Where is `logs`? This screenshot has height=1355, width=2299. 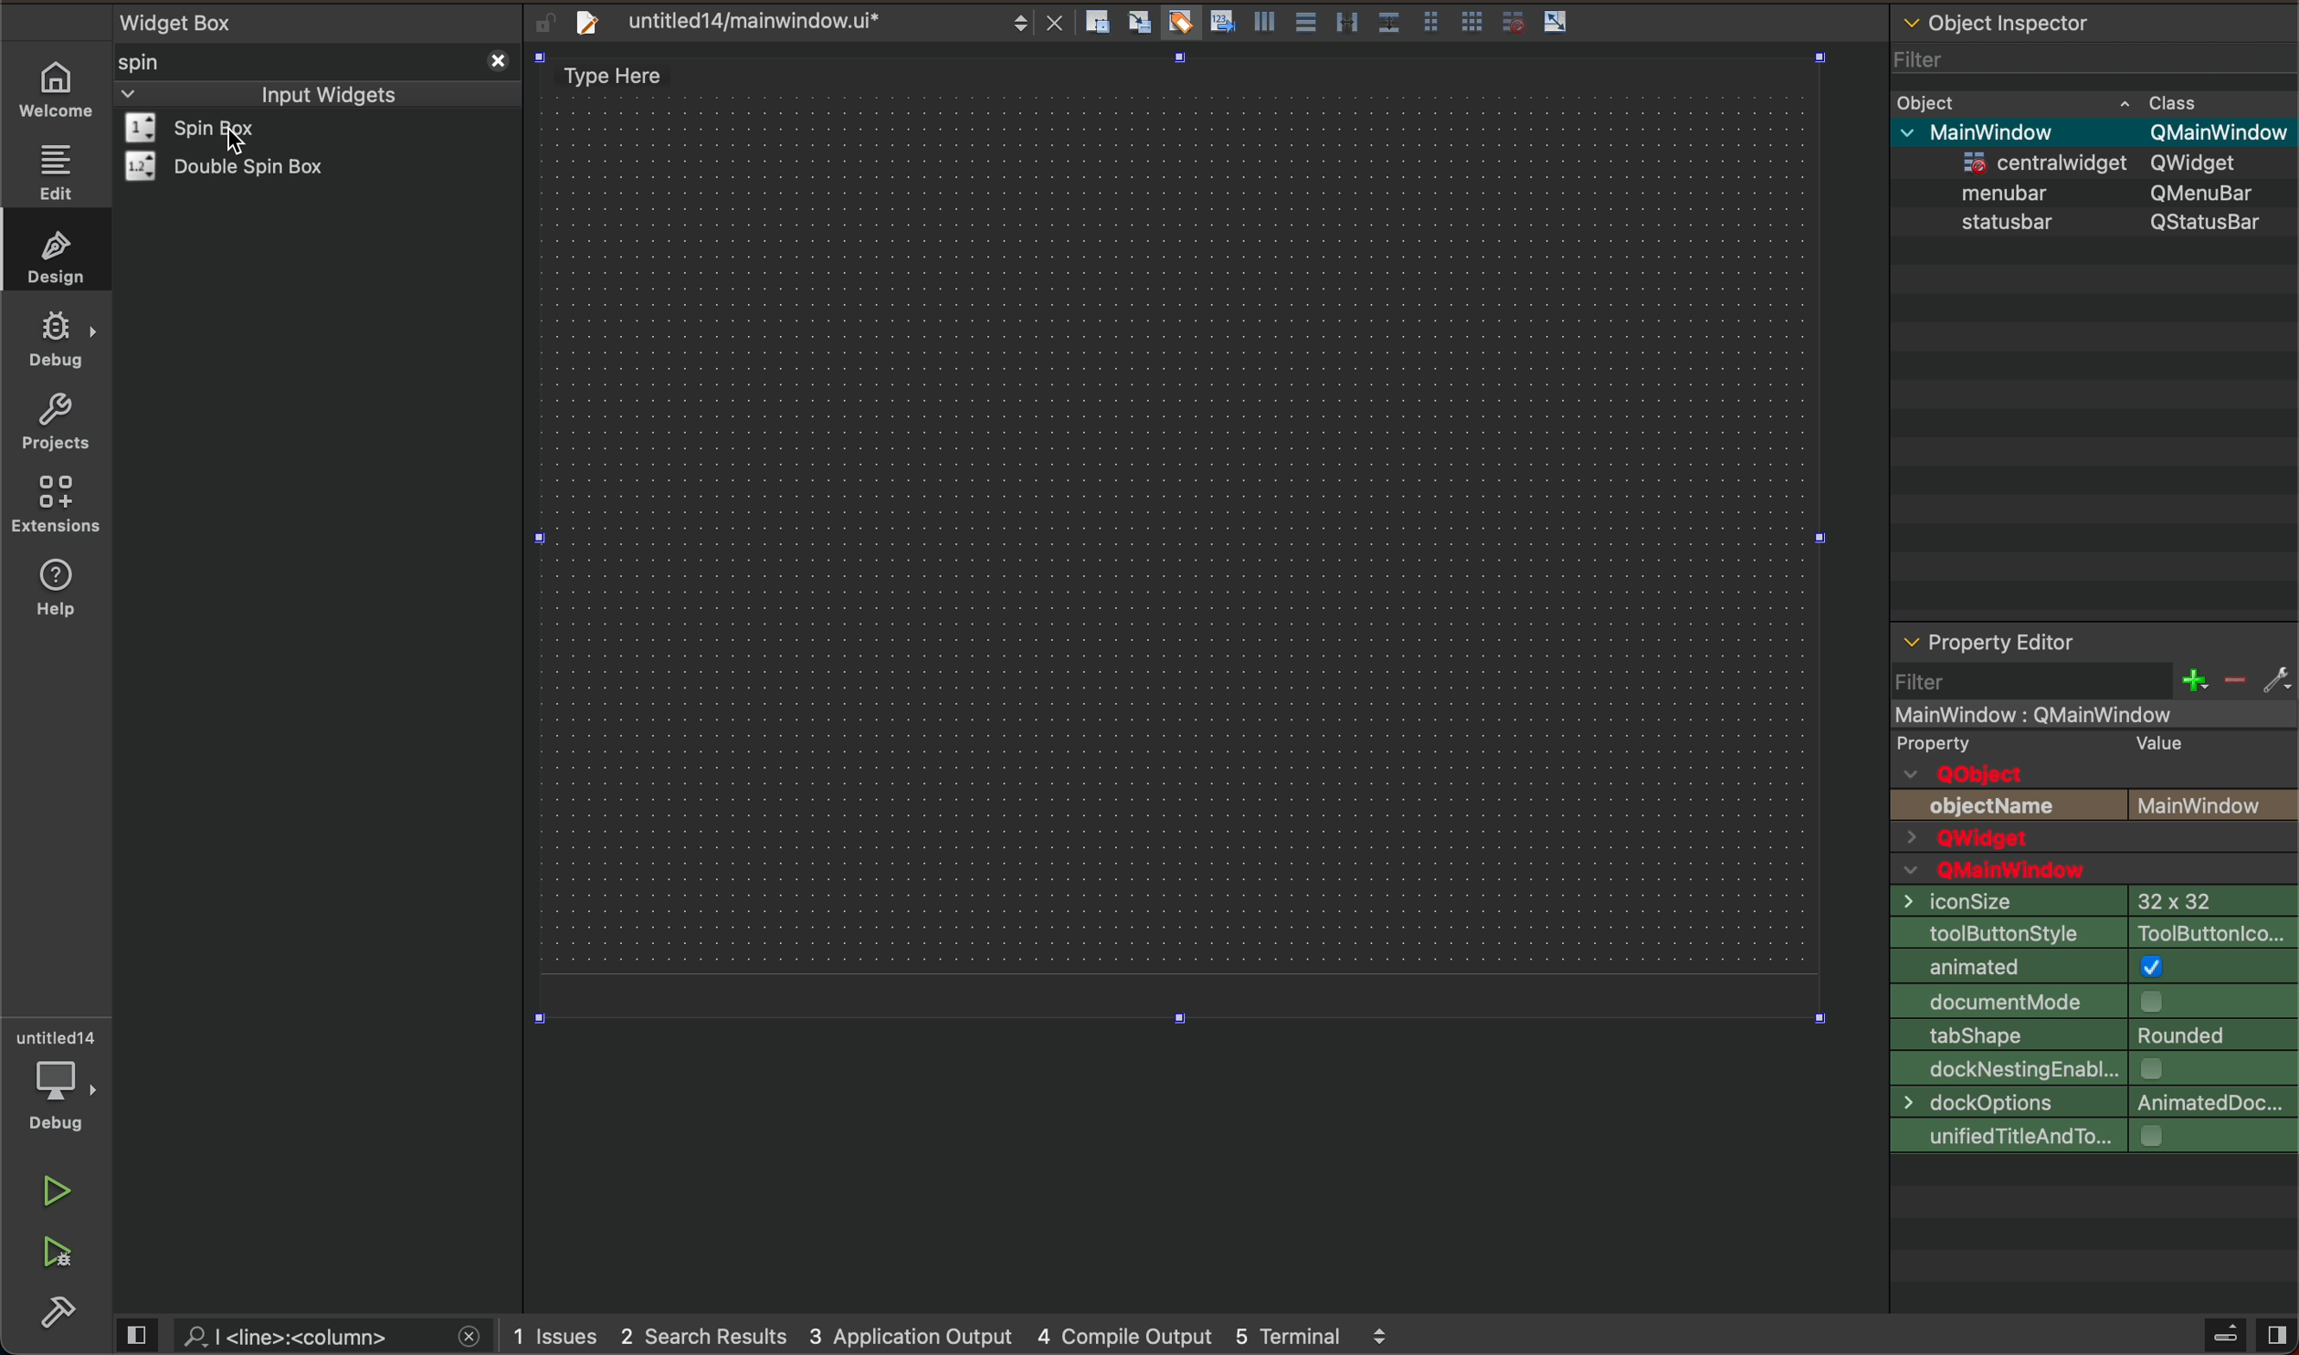 logs is located at coordinates (969, 1337).